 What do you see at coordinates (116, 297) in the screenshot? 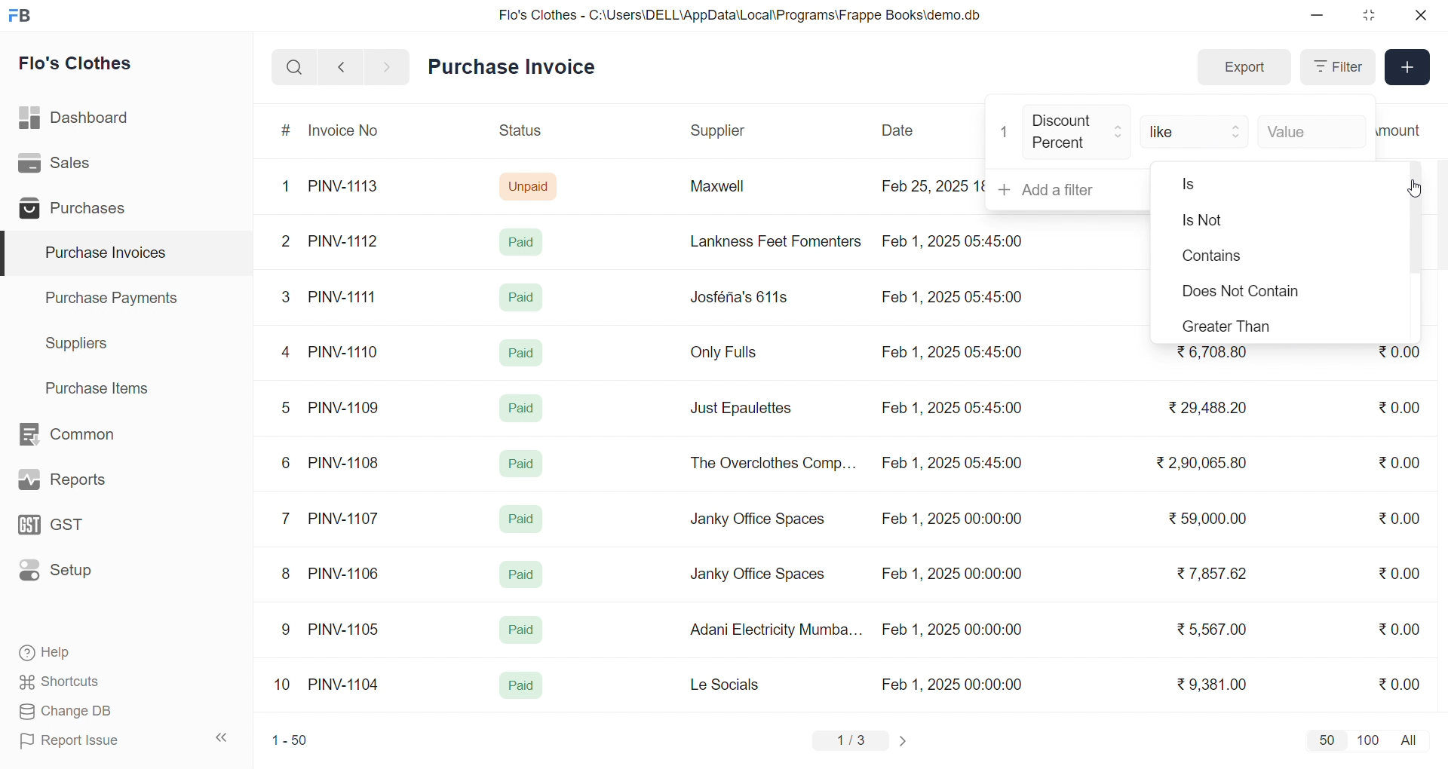
I see `Purchase Payments` at bounding box center [116, 297].